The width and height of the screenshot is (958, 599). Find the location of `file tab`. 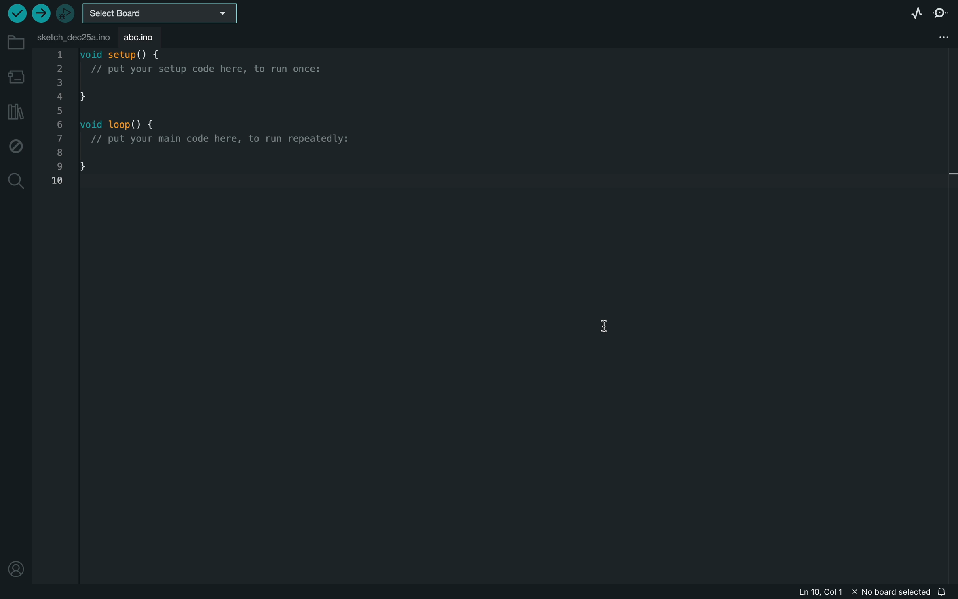

file tab is located at coordinates (73, 36).